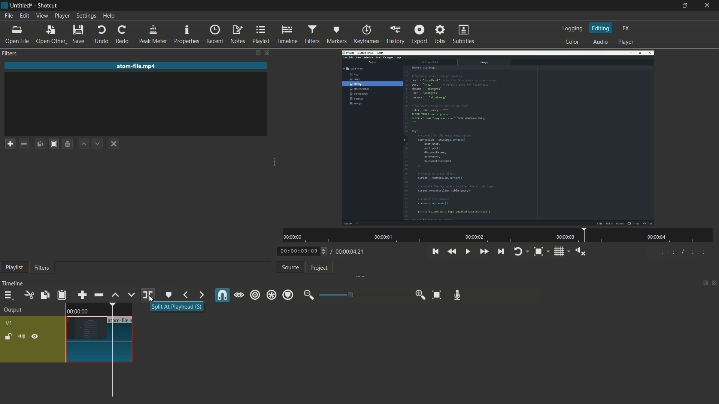  Describe the element at coordinates (87, 16) in the screenshot. I see `settings menu` at that location.